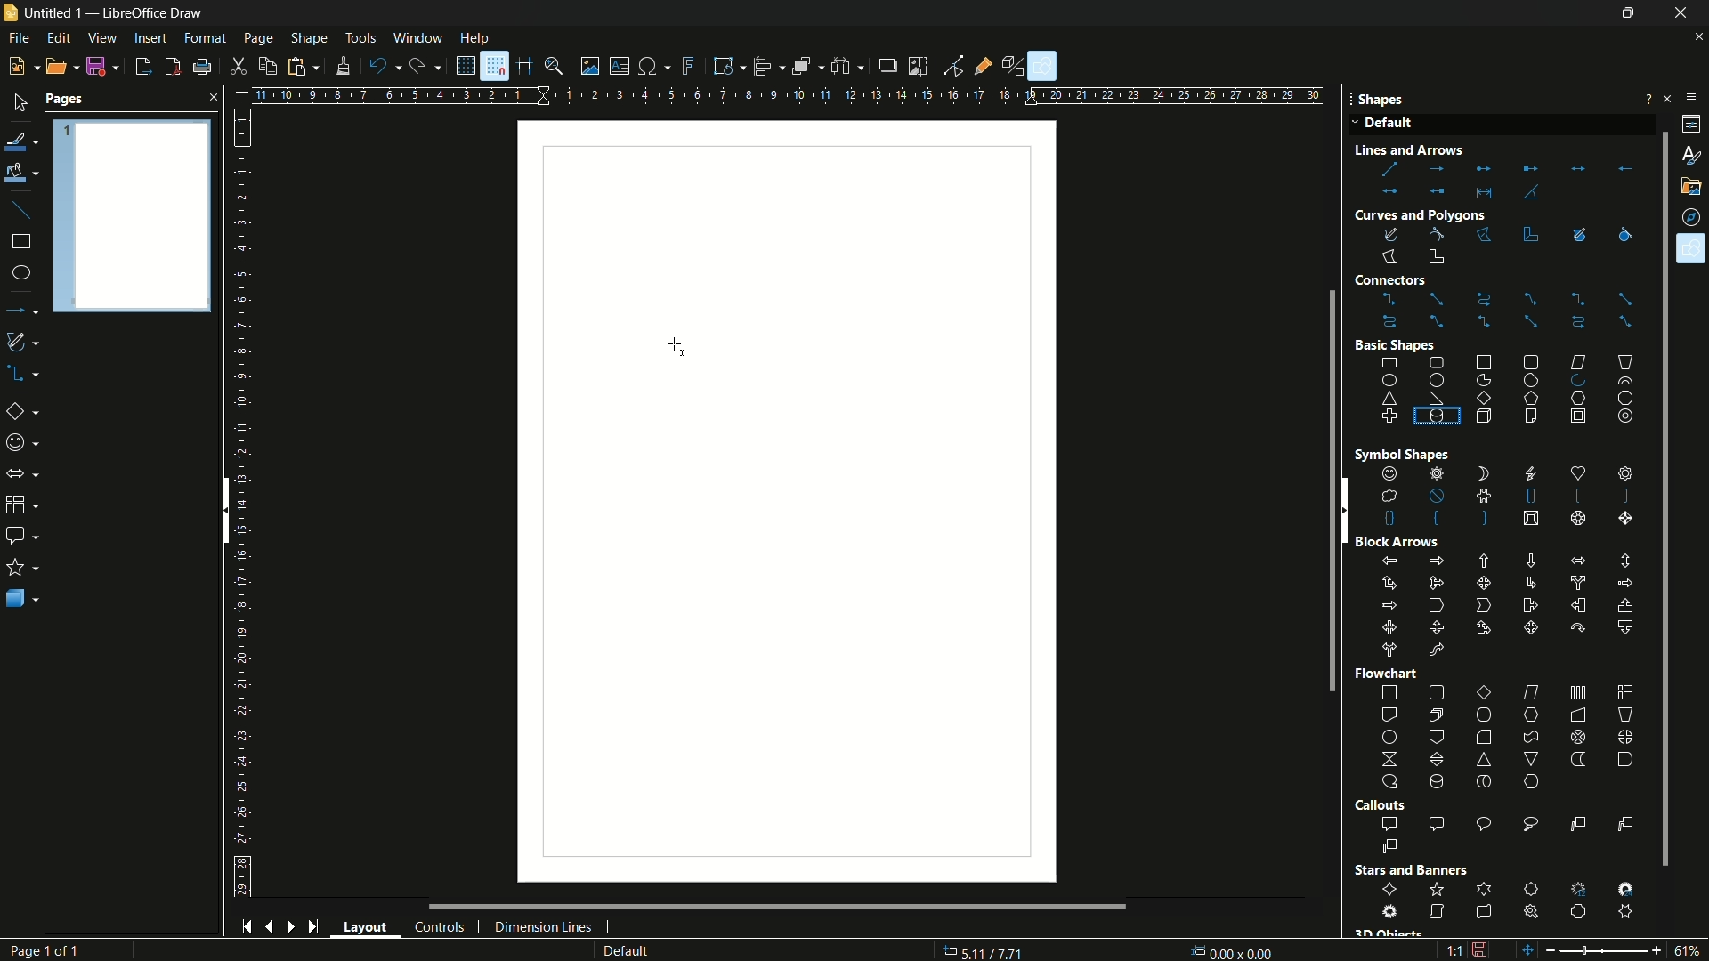 This screenshot has width=1709, height=961. Describe the element at coordinates (20, 210) in the screenshot. I see `insert line` at that location.